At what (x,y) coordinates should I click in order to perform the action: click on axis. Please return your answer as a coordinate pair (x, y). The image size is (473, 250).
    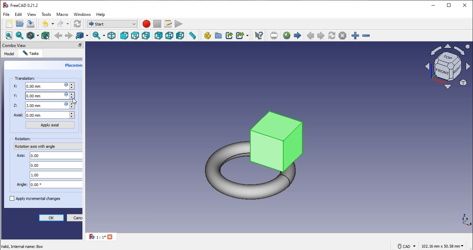
    Looking at the image, I should click on (56, 175).